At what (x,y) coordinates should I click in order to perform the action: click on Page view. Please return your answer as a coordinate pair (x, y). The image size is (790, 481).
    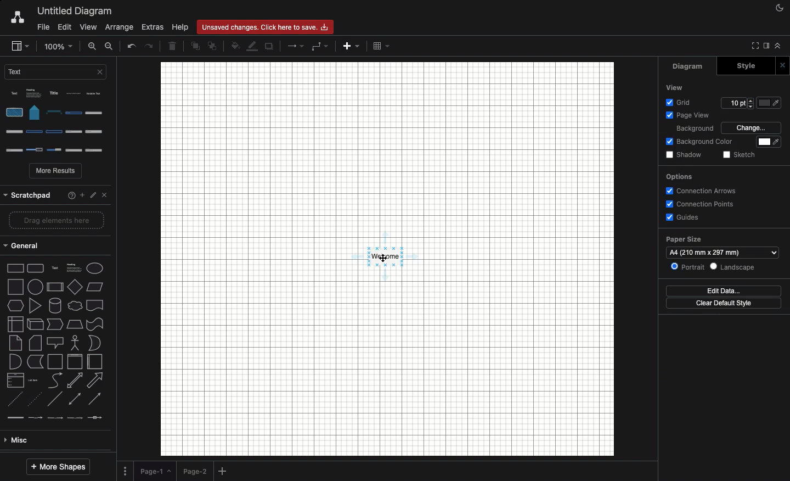
    Looking at the image, I should click on (716, 115).